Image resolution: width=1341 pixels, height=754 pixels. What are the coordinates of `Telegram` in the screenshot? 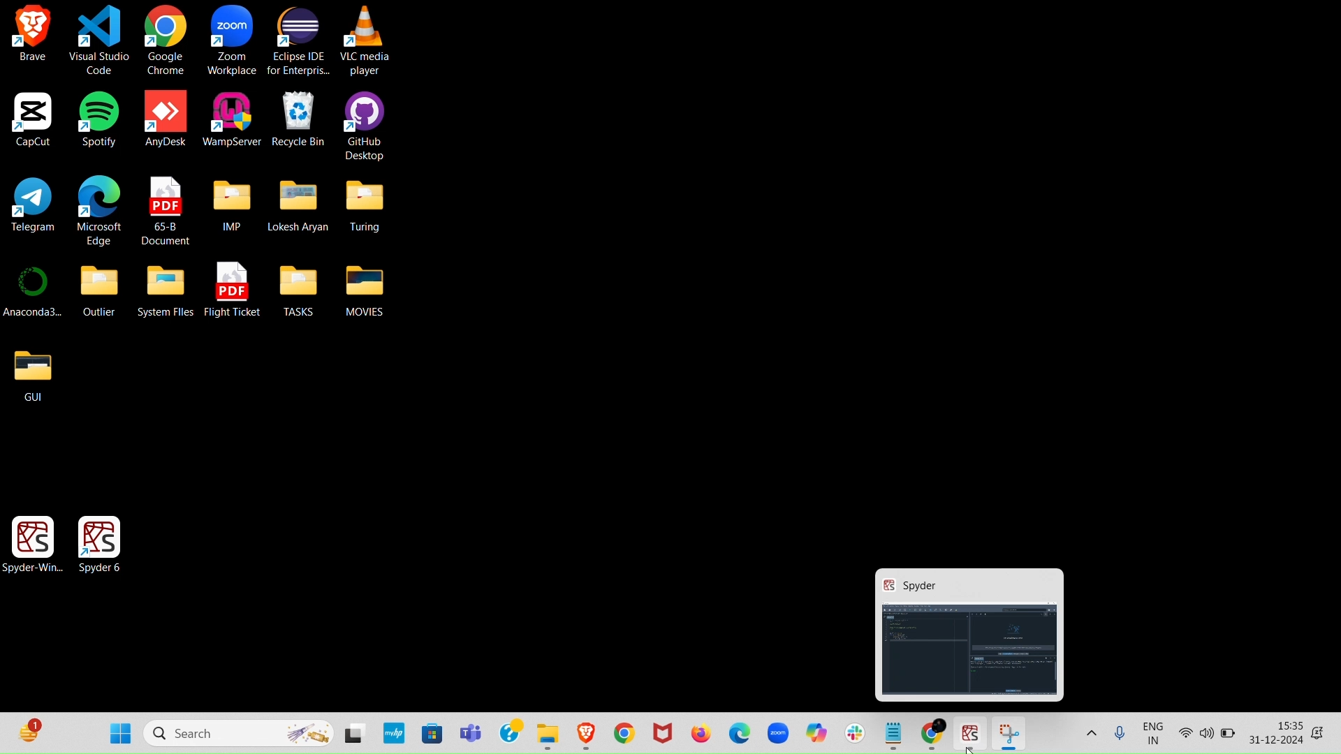 It's located at (36, 206).